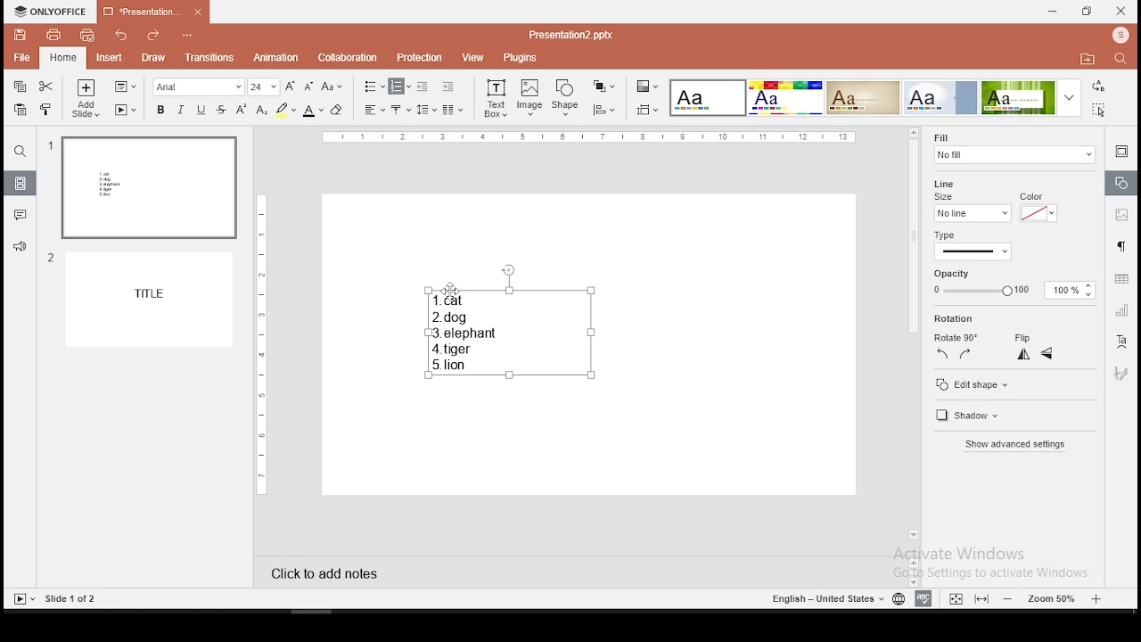 Image resolution: width=1141 pixels, height=642 pixels. I want to click on rotate 90 clockwise, so click(965, 354).